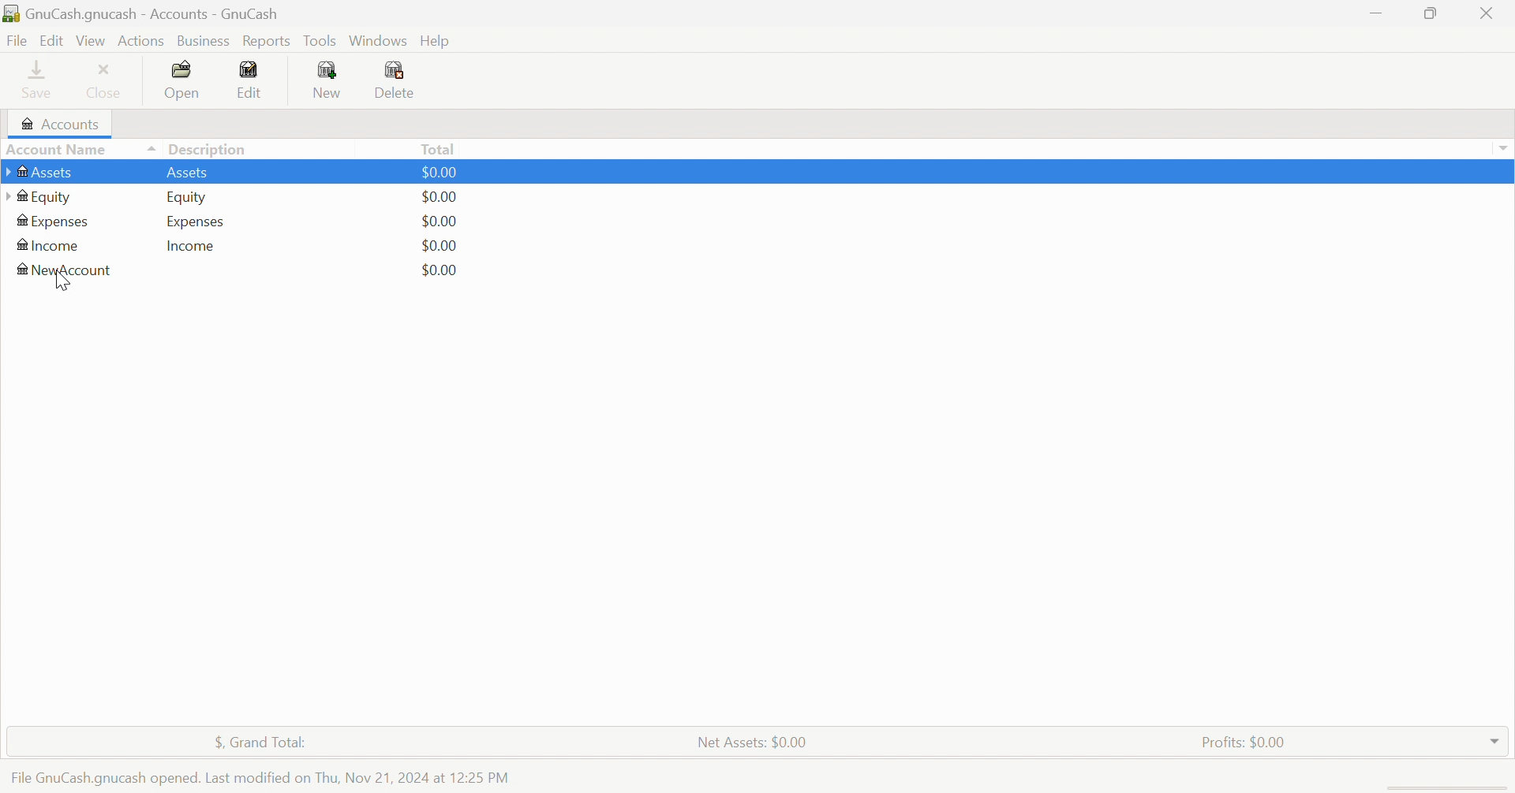  Describe the element at coordinates (271, 41) in the screenshot. I see `Reports` at that location.